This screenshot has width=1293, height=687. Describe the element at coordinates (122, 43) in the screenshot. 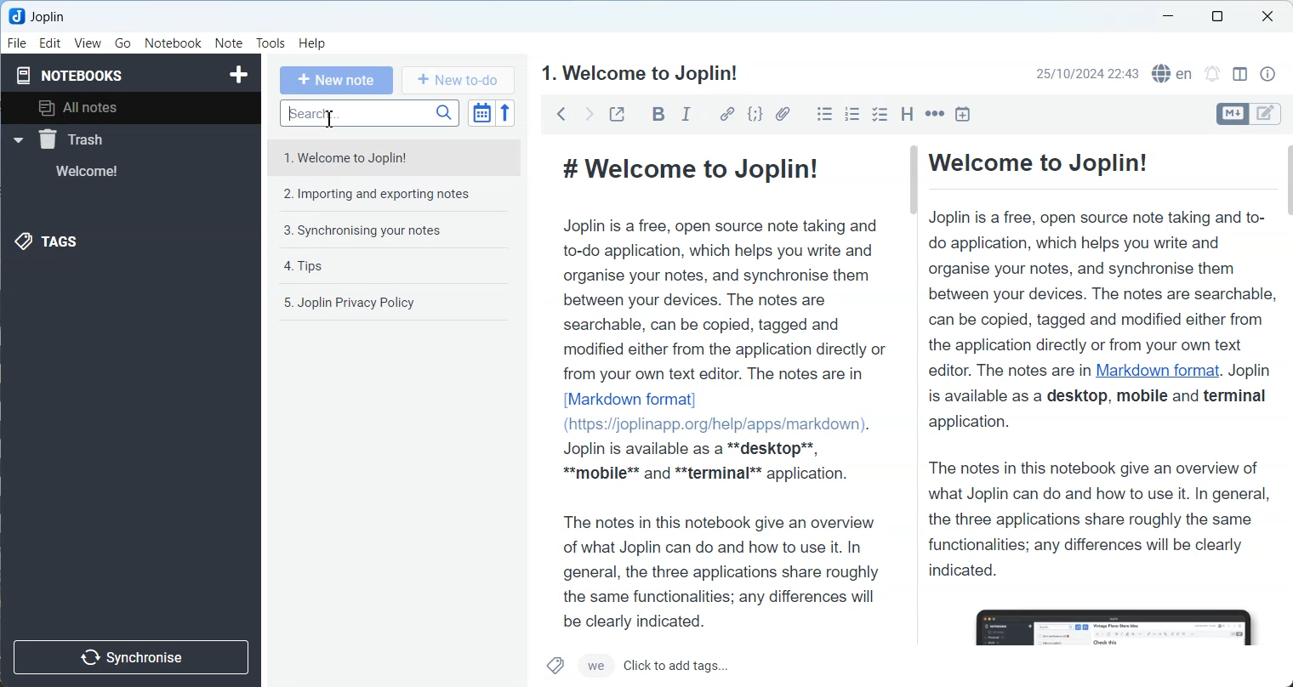

I see `Go` at that location.